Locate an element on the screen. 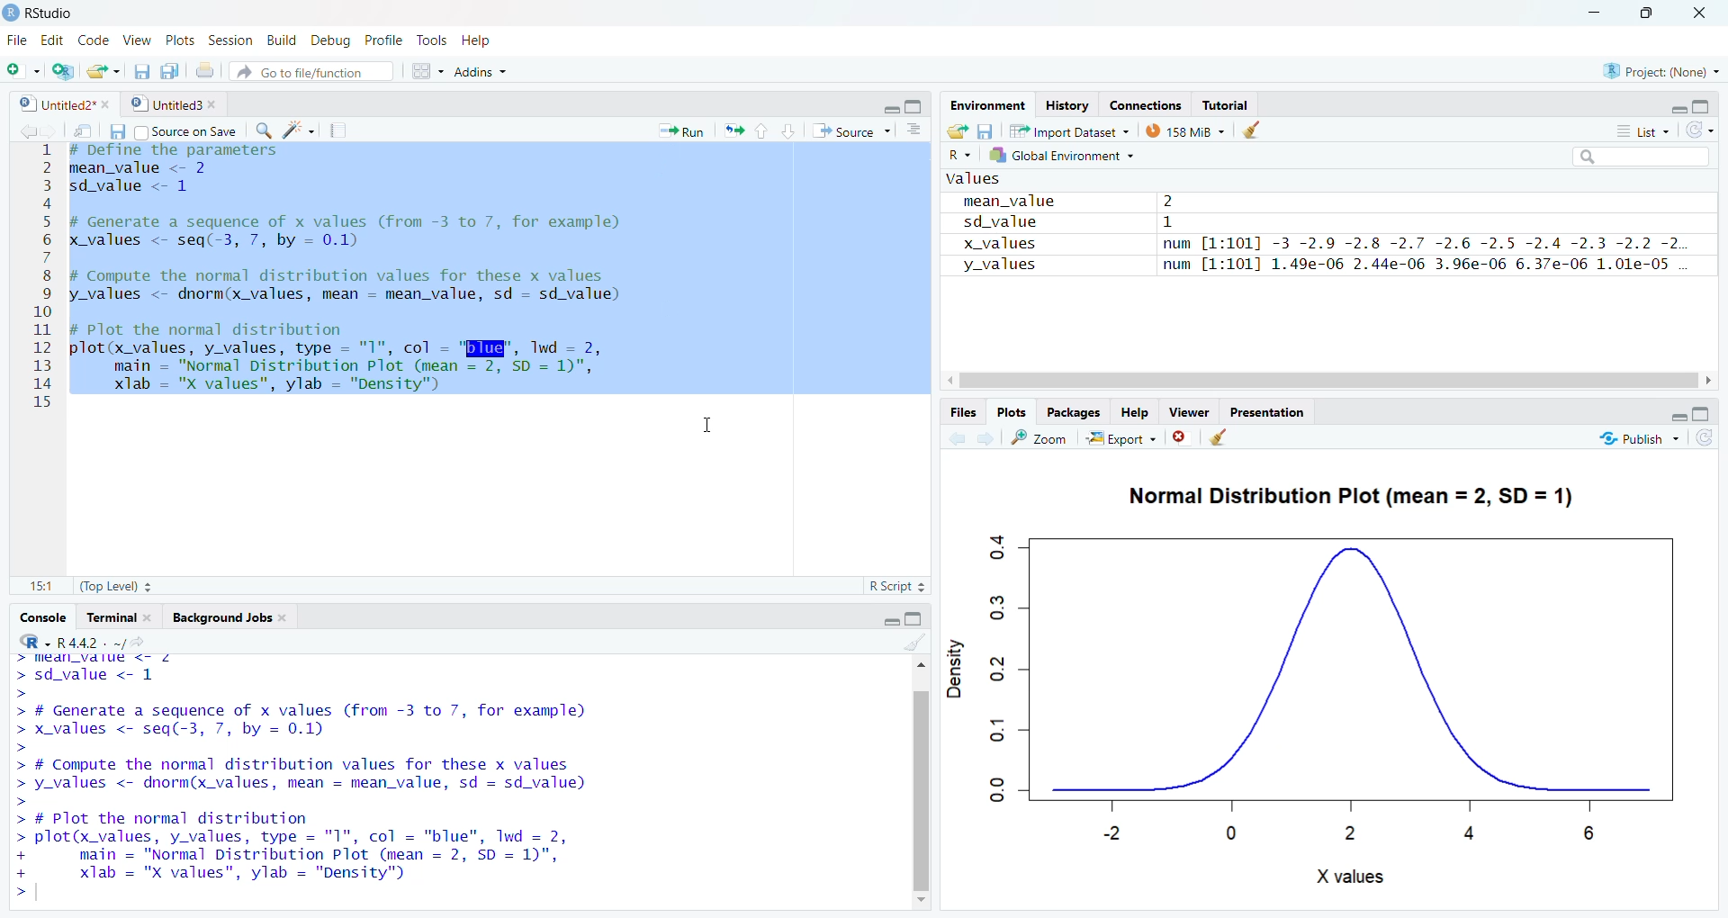 The image size is (1728, 918).  is located at coordinates (913, 130).